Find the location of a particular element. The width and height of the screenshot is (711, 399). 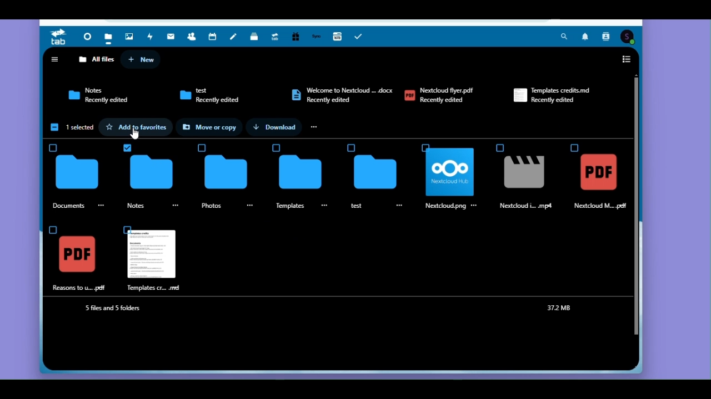

Ellipsis is located at coordinates (324, 204).